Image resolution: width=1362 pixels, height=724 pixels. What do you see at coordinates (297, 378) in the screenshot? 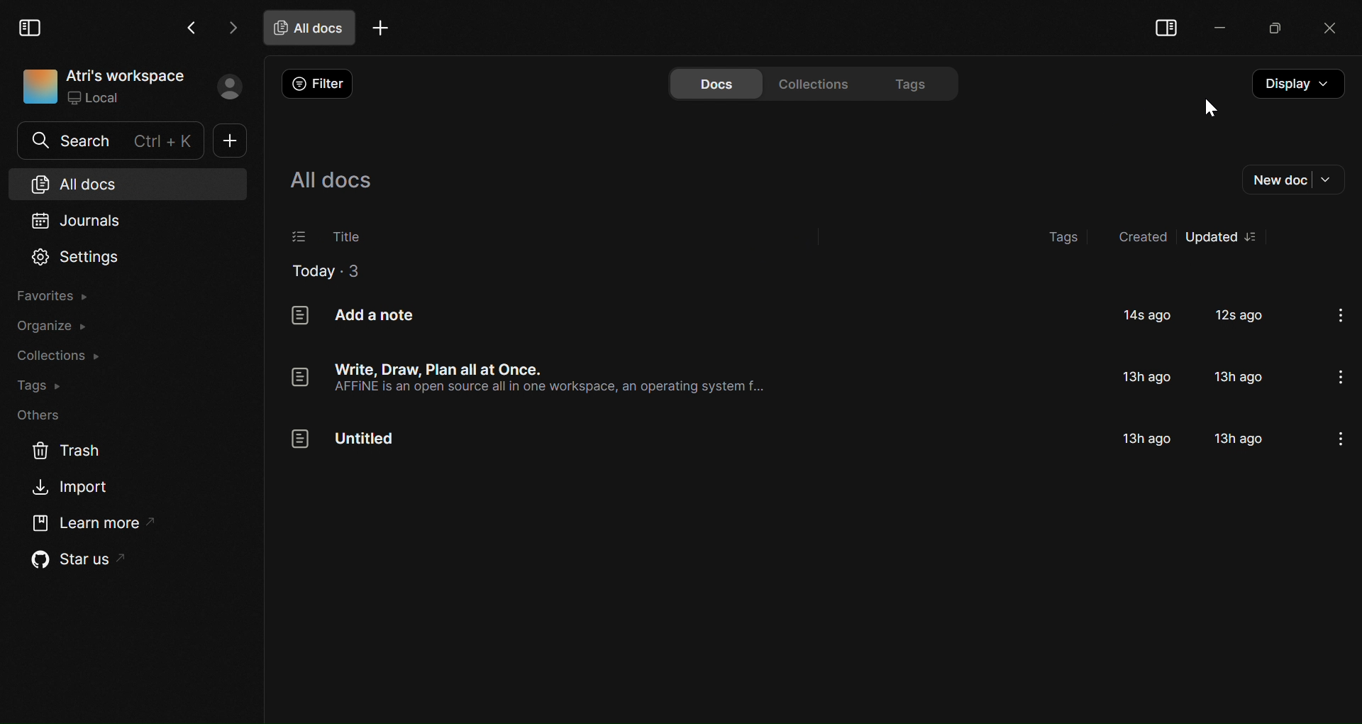
I see `icon` at bounding box center [297, 378].